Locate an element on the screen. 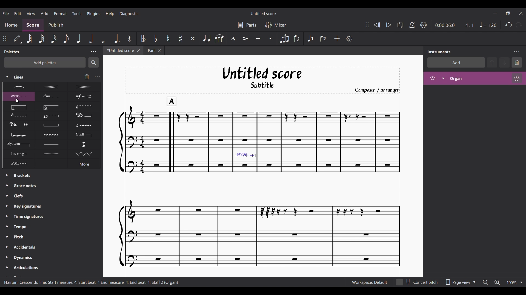 This screenshot has width=526, height=295. 16th note is located at coordinates (54, 39).